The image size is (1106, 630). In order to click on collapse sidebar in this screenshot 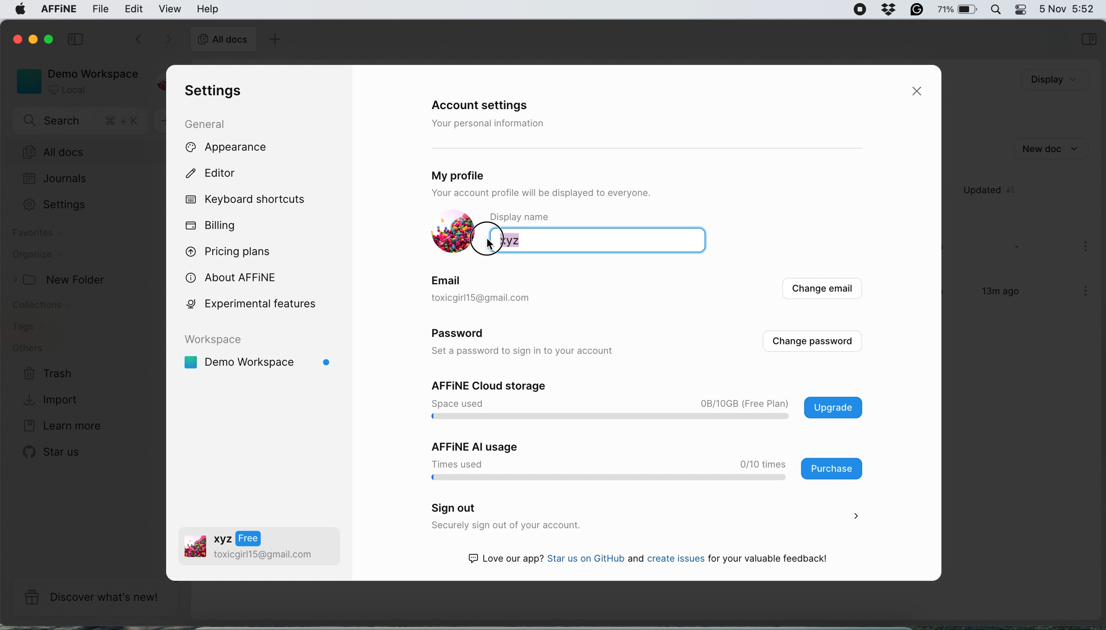, I will do `click(78, 38)`.